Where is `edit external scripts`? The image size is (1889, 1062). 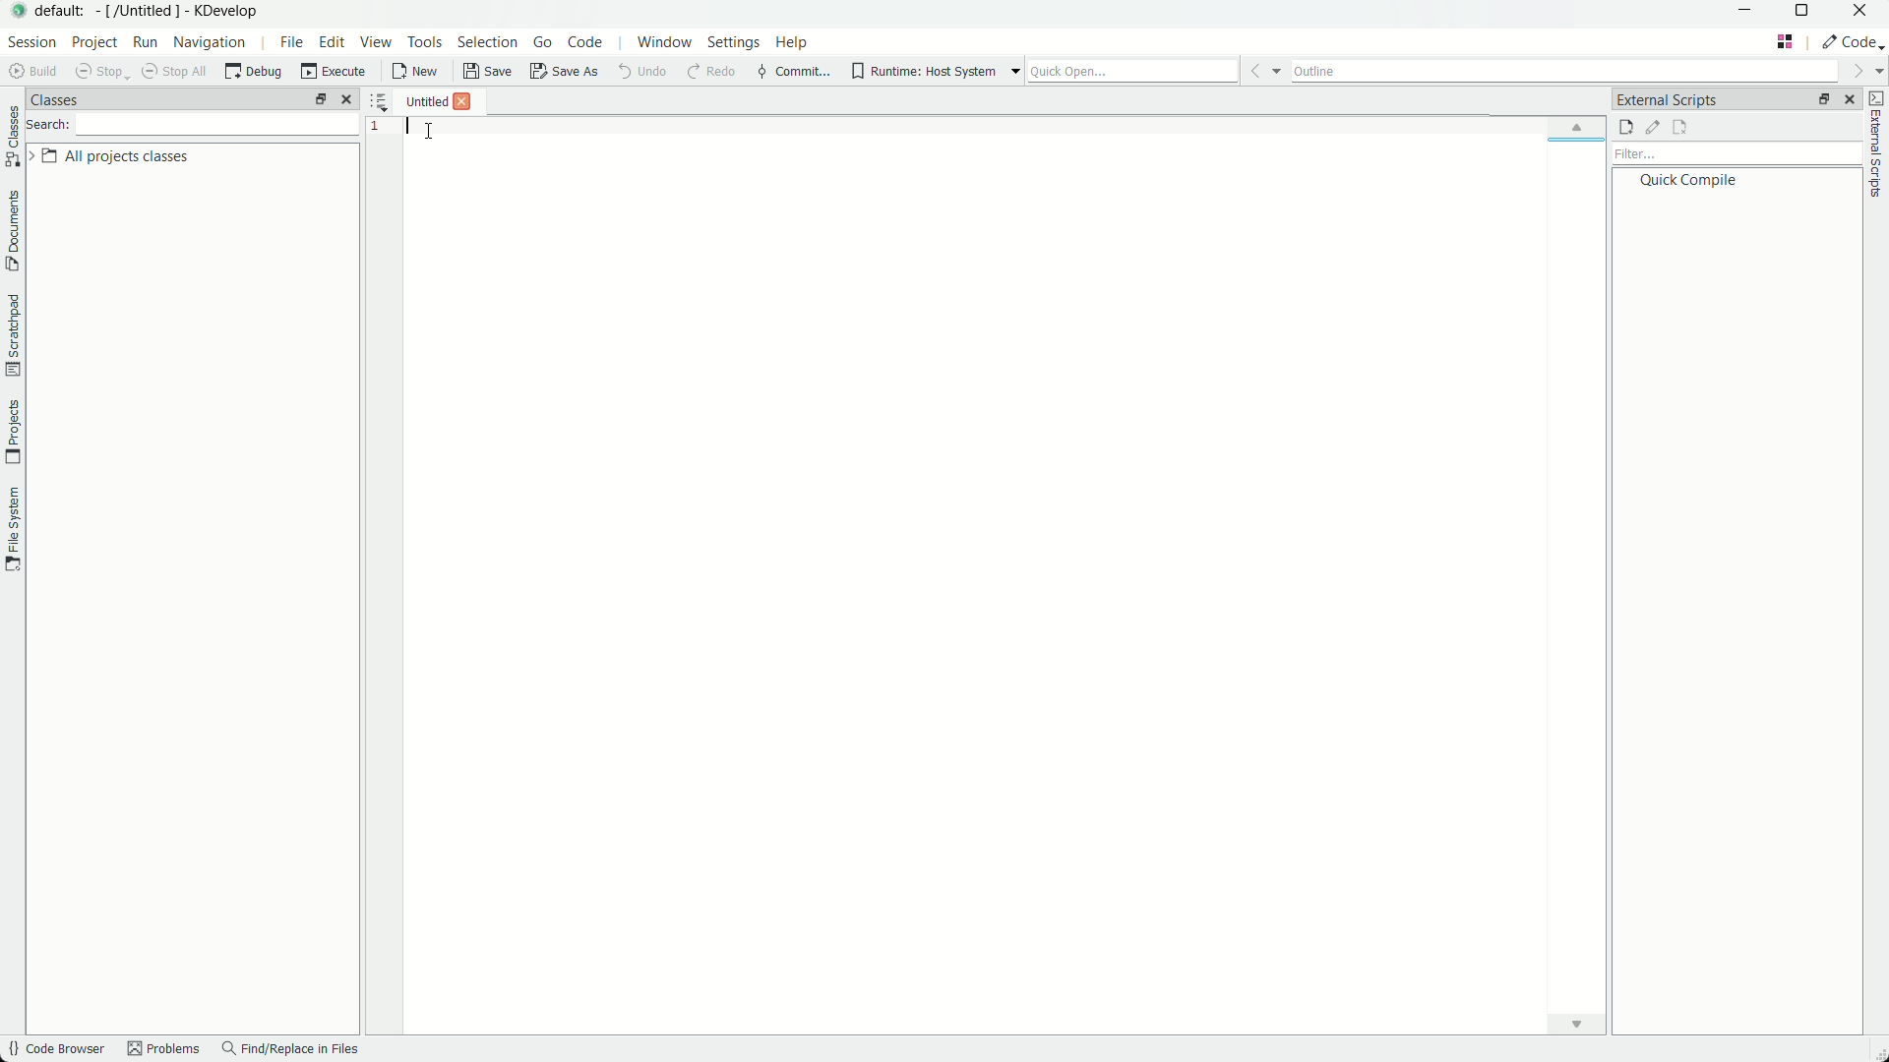 edit external scripts is located at coordinates (1653, 128).